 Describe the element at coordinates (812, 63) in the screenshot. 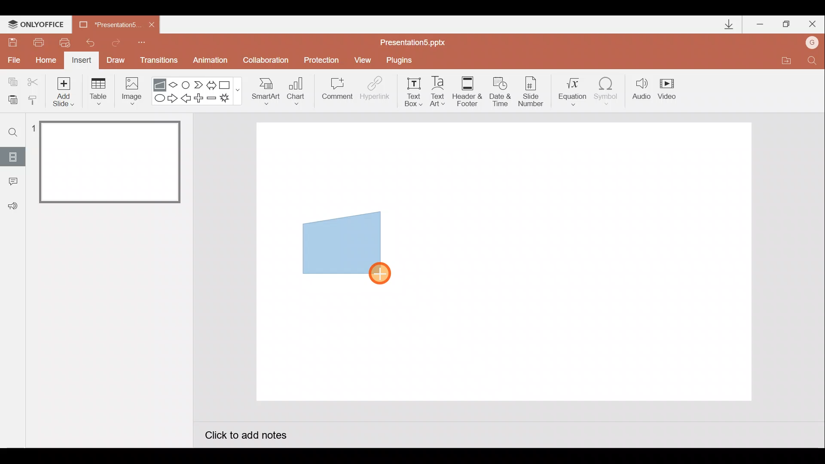

I see `Find` at that location.